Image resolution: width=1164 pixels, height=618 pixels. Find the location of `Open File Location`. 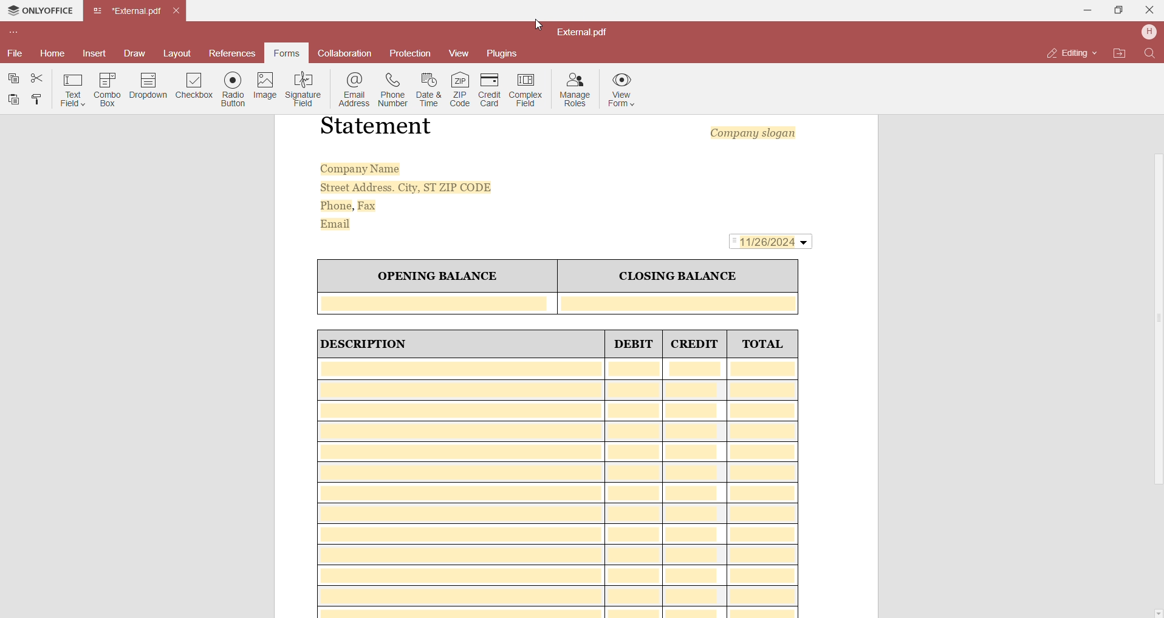

Open File Location is located at coordinates (1120, 53).